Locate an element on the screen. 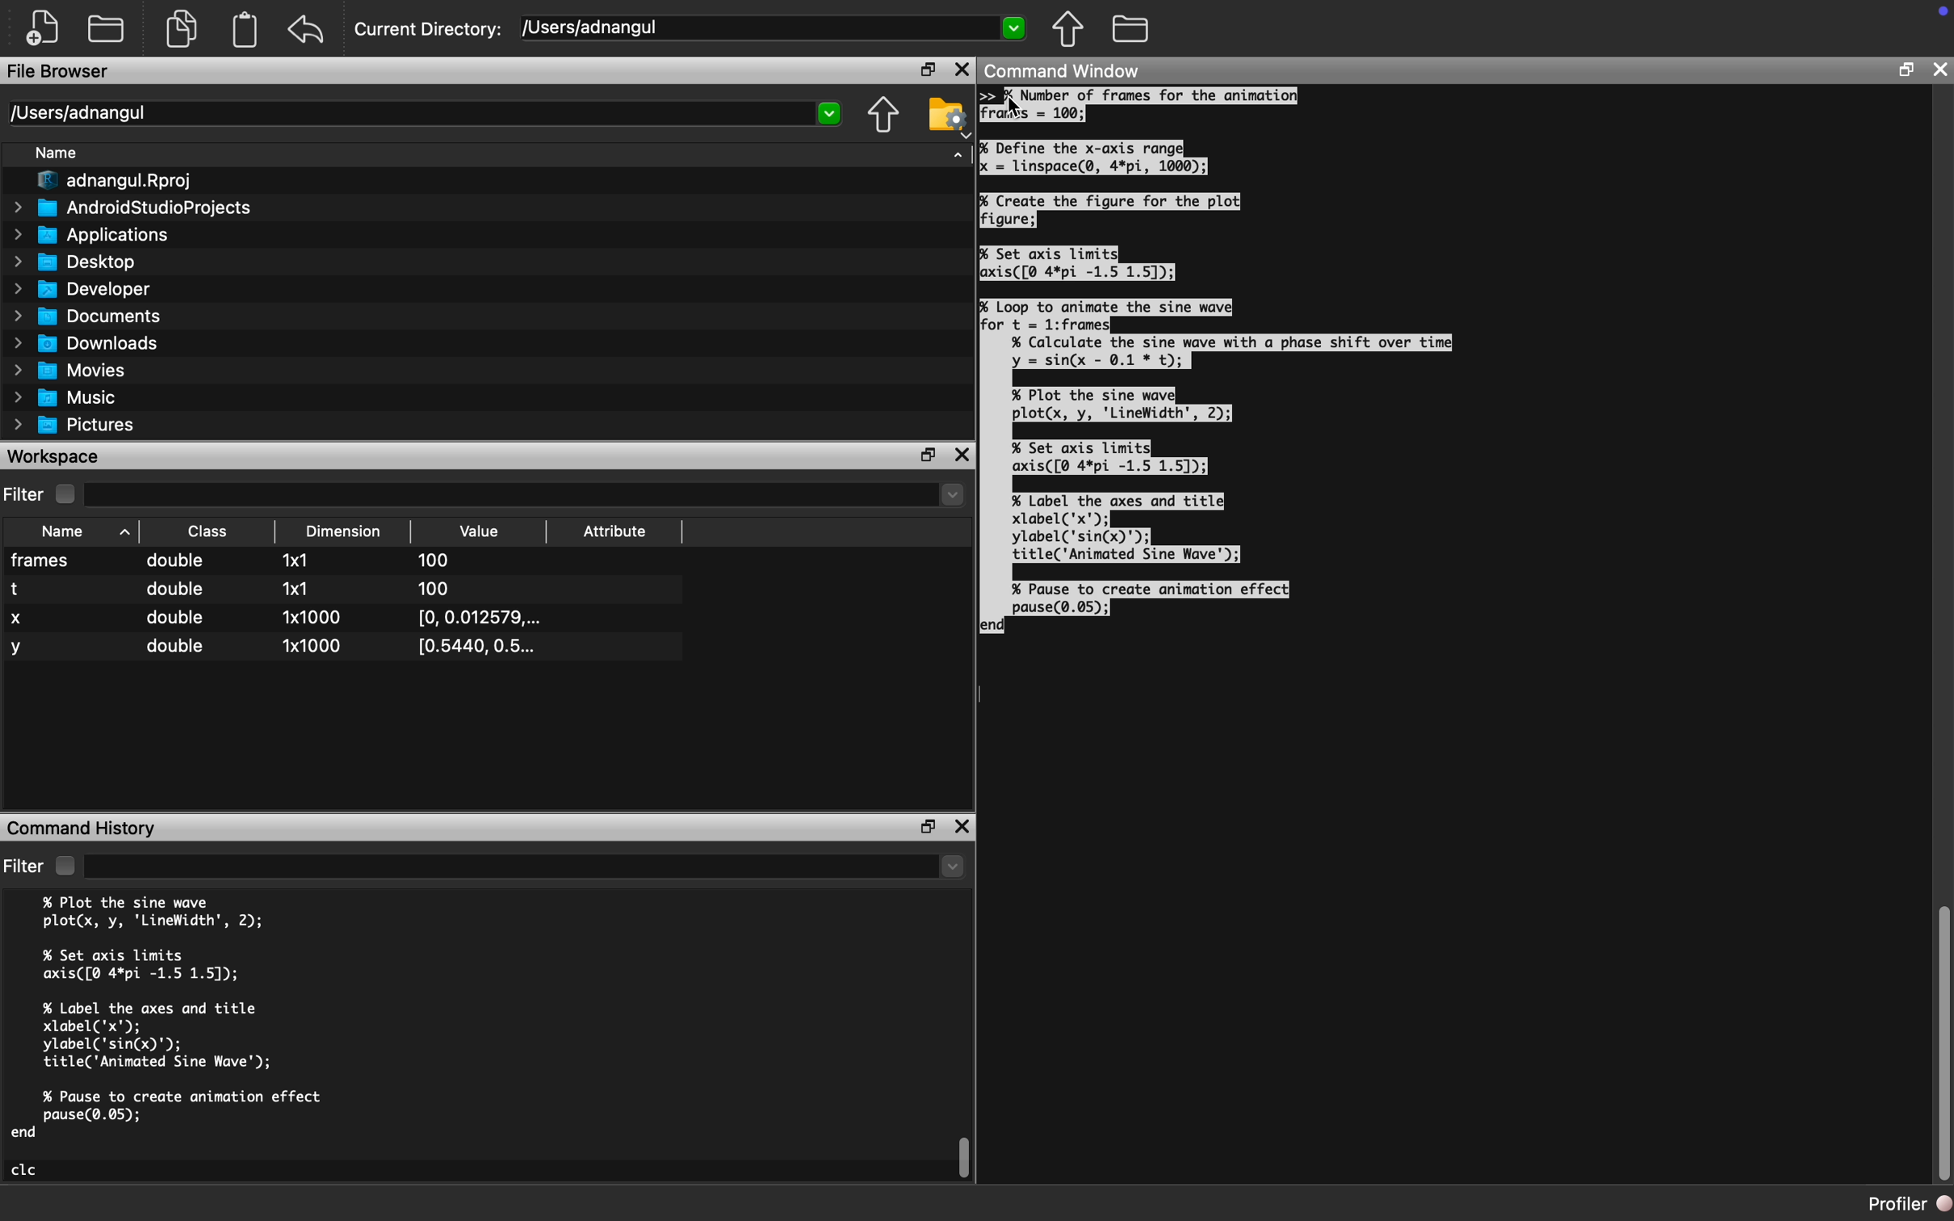 The height and width of the screenshot is (1221, 1954). Music is located at coordinates (63, 397).